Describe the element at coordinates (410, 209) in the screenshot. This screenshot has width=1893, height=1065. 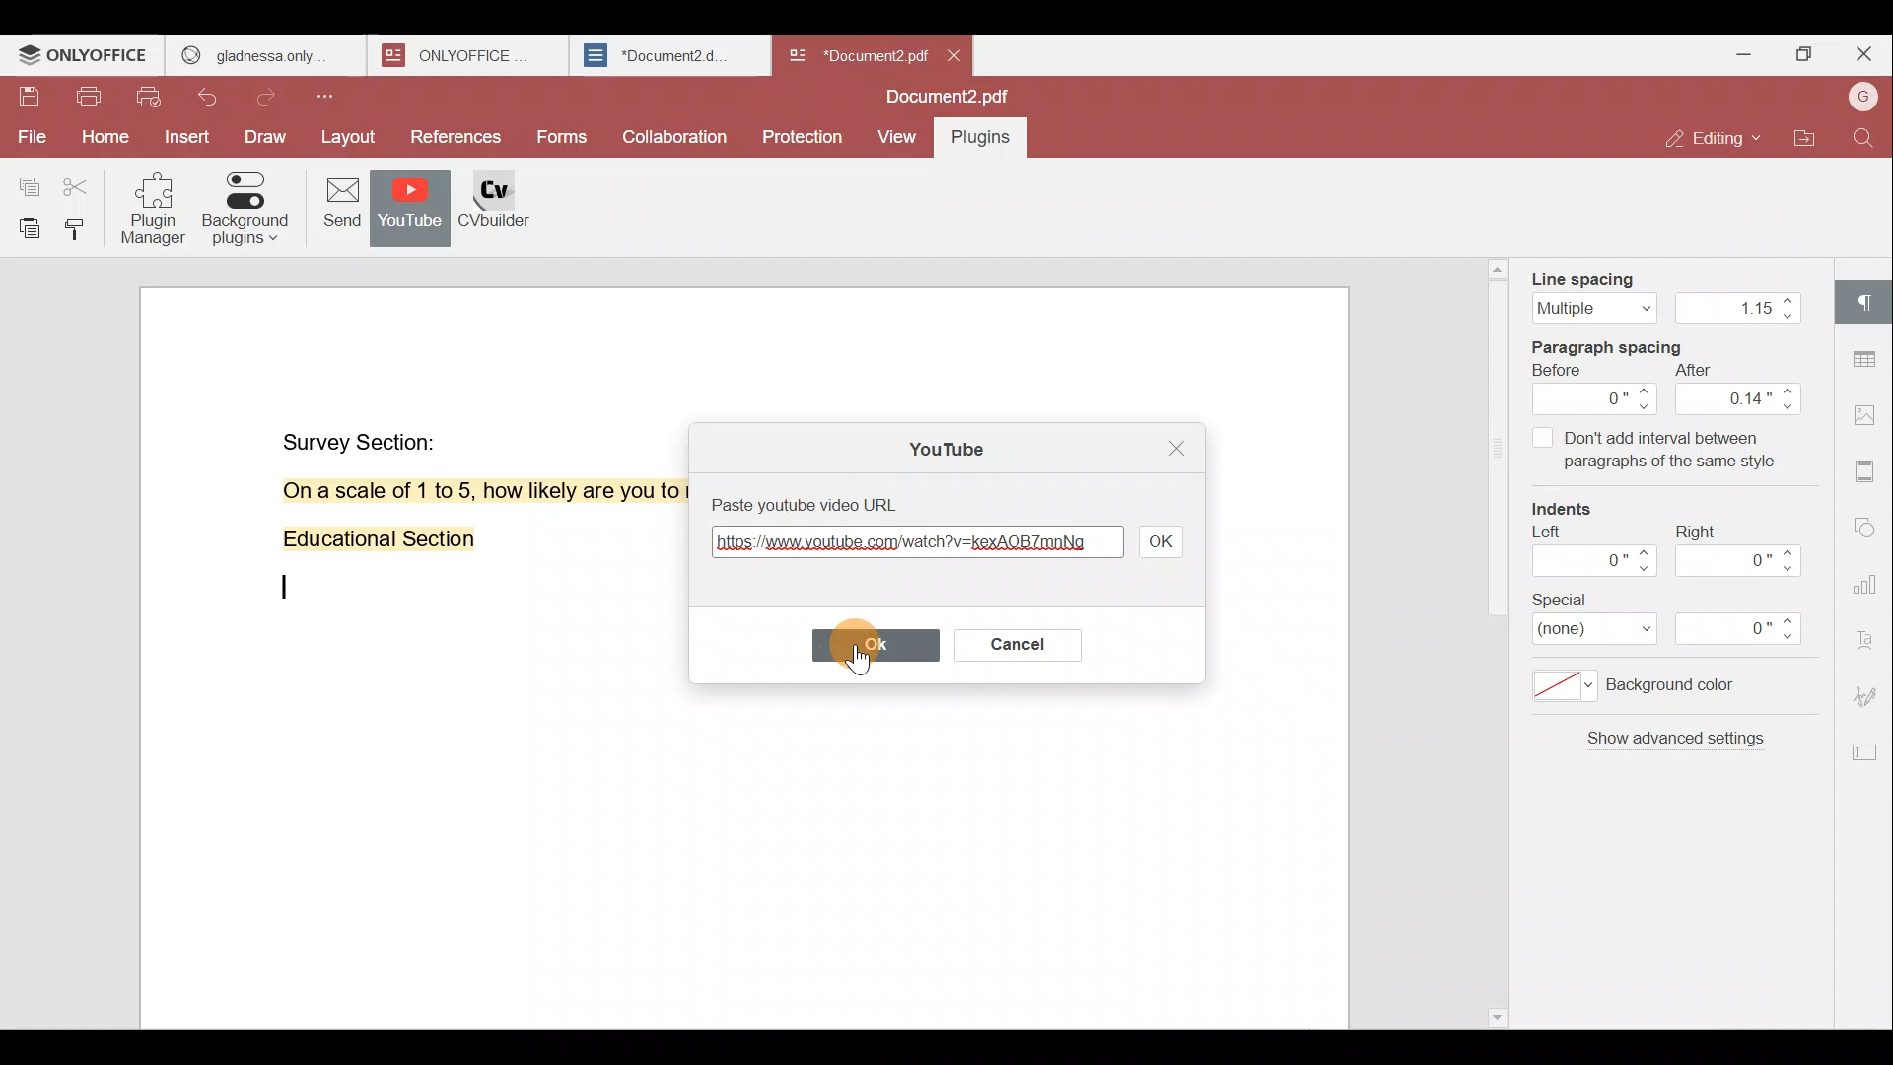
I see `YouTube` at that location.